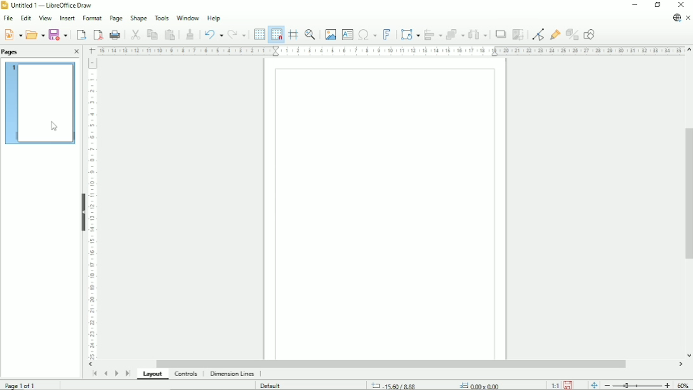  Describe the element at coordinates (80, 34) in the screenshot. I see `Export` at that location.